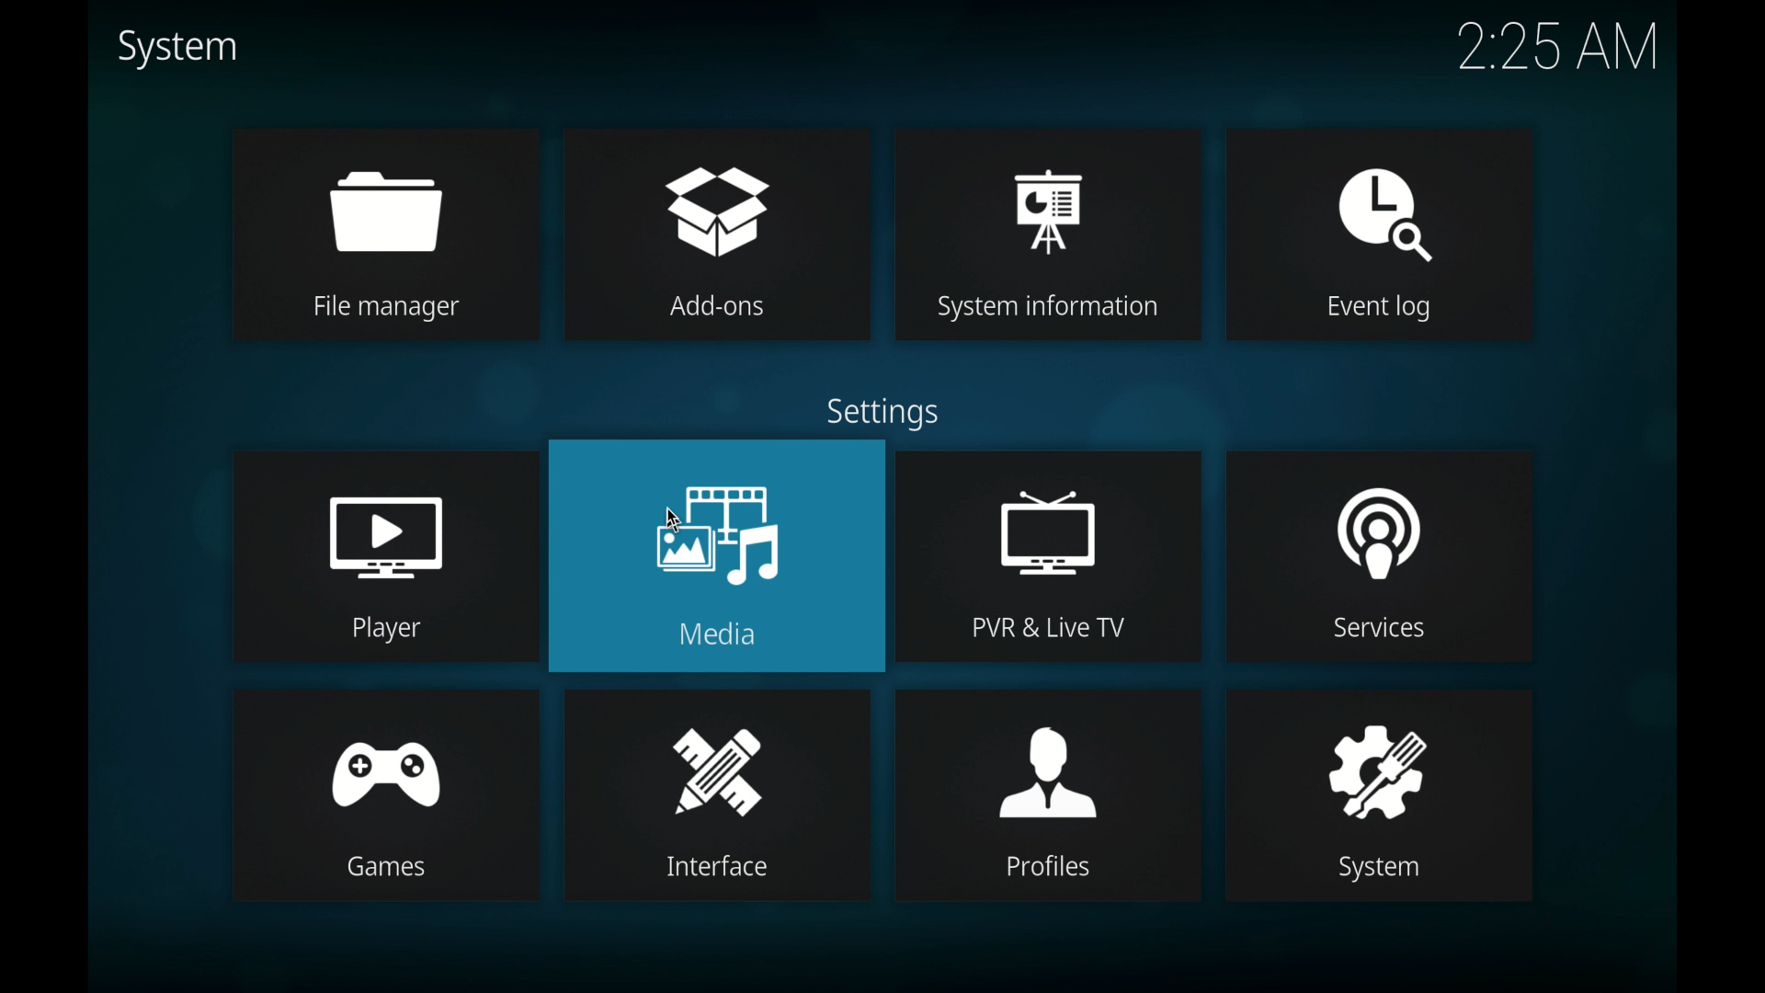  I want to click on Interface, so click(718, 868).